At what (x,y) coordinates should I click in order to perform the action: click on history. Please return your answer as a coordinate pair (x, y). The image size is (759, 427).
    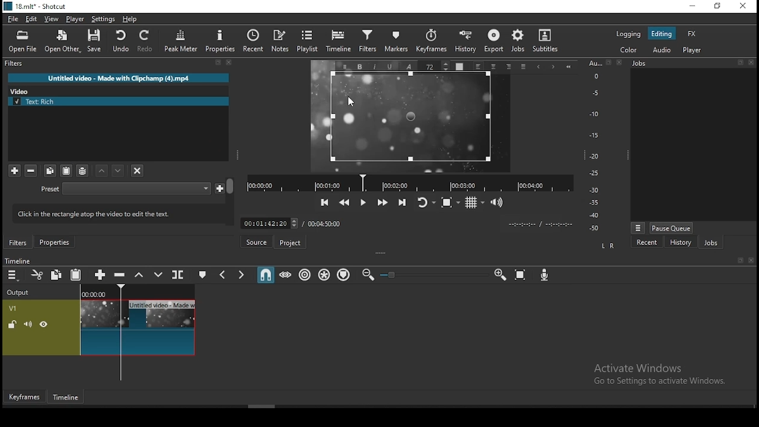
    Looking at the image, I should click on (680, 242).